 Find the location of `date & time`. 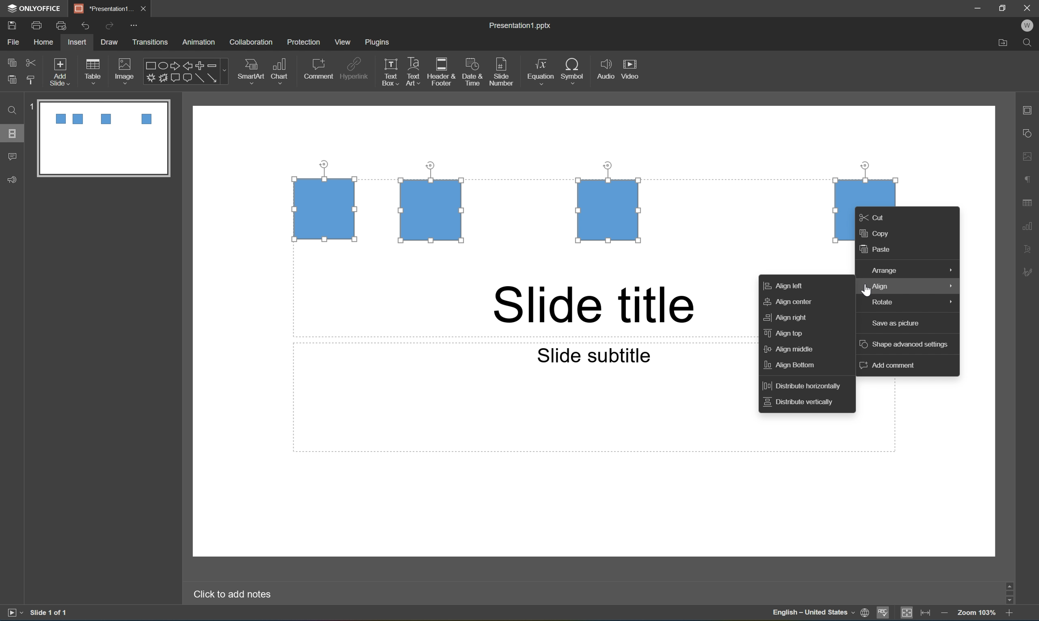

date & time is located at coordinates (474, 73).